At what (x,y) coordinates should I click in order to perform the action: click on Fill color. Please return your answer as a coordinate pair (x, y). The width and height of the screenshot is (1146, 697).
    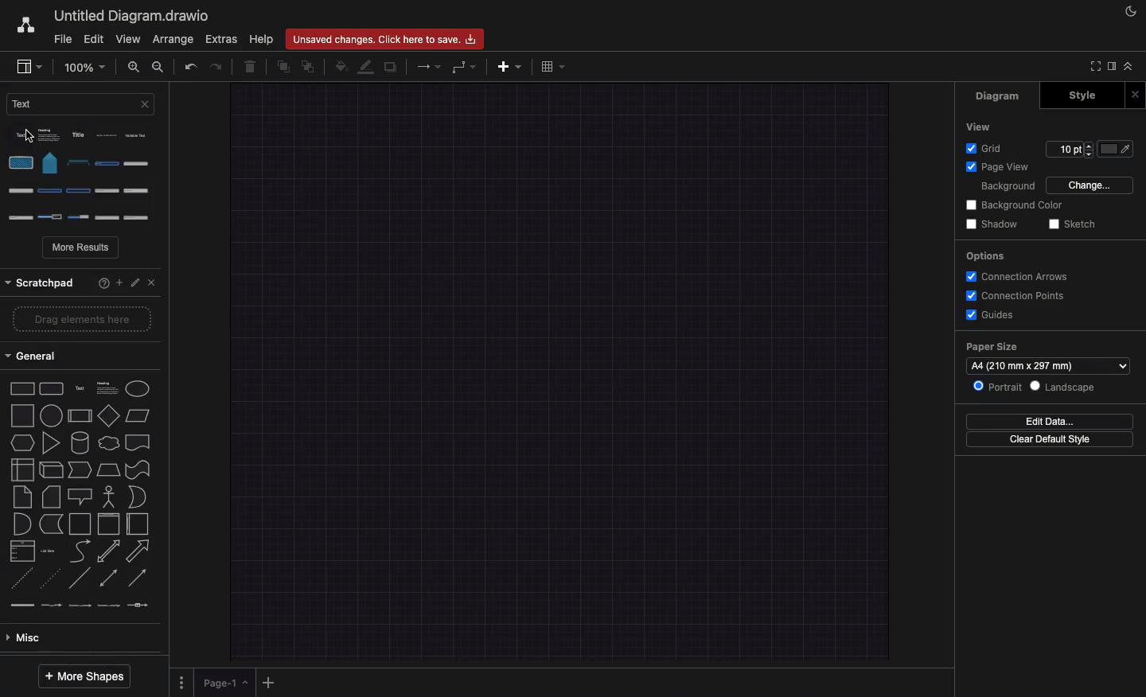
    Looking at the image, I should click on (1117, 149).